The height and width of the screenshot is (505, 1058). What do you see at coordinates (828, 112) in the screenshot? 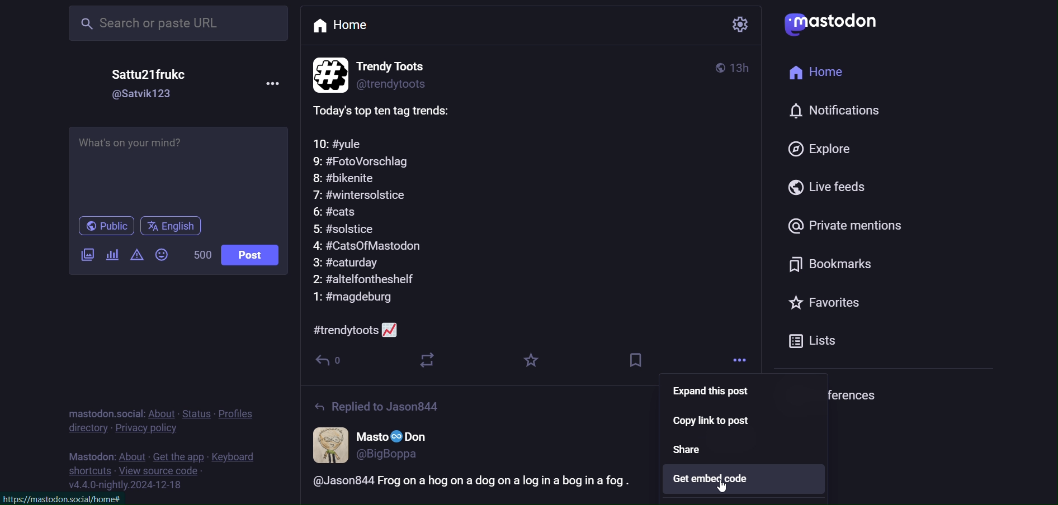
I see `notiffications` at bounding box center [828, 112].